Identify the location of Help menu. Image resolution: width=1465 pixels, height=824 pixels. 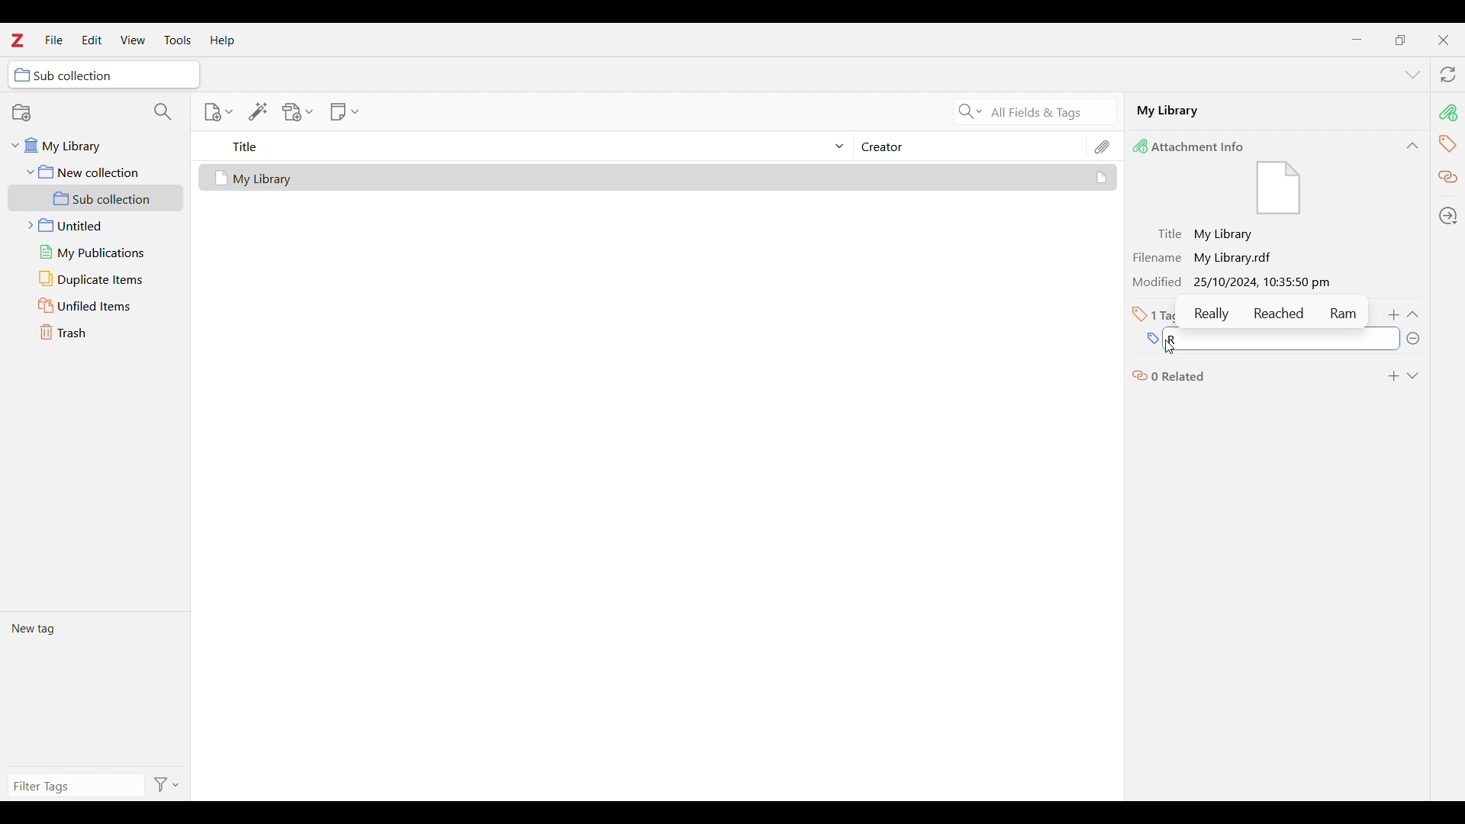
(223, 40).